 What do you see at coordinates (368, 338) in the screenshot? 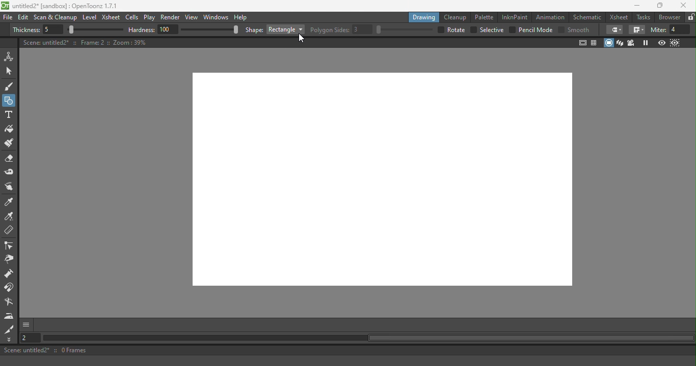
I see `Horizontal scroll bar` at bounding box center [368, 338].